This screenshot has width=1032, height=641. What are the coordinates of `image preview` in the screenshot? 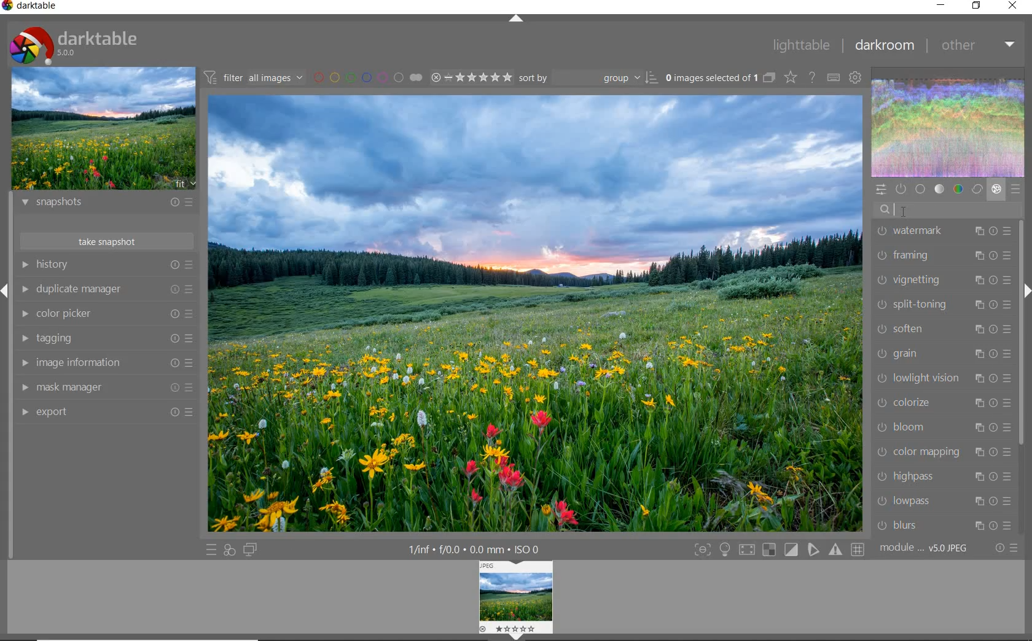 It's located at (104, 129).